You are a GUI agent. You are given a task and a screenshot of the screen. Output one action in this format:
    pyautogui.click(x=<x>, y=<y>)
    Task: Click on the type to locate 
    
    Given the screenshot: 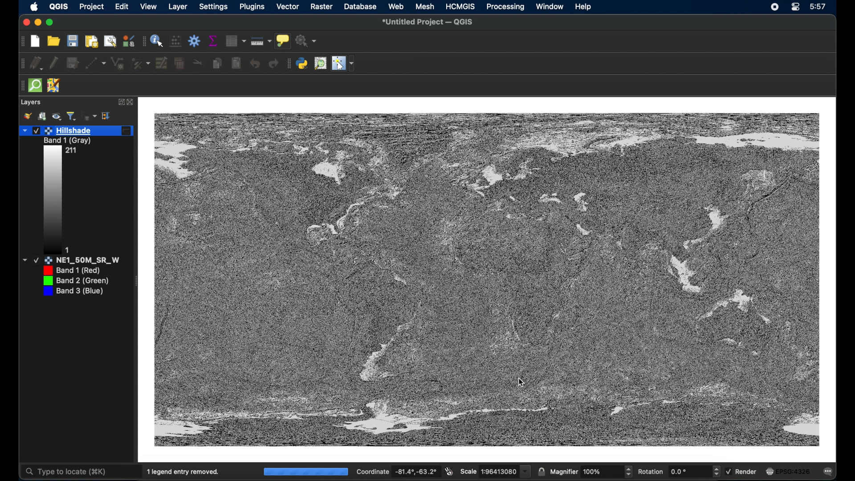 What is the action you would take?
    pyautogui.click(x=65, y=472)
    